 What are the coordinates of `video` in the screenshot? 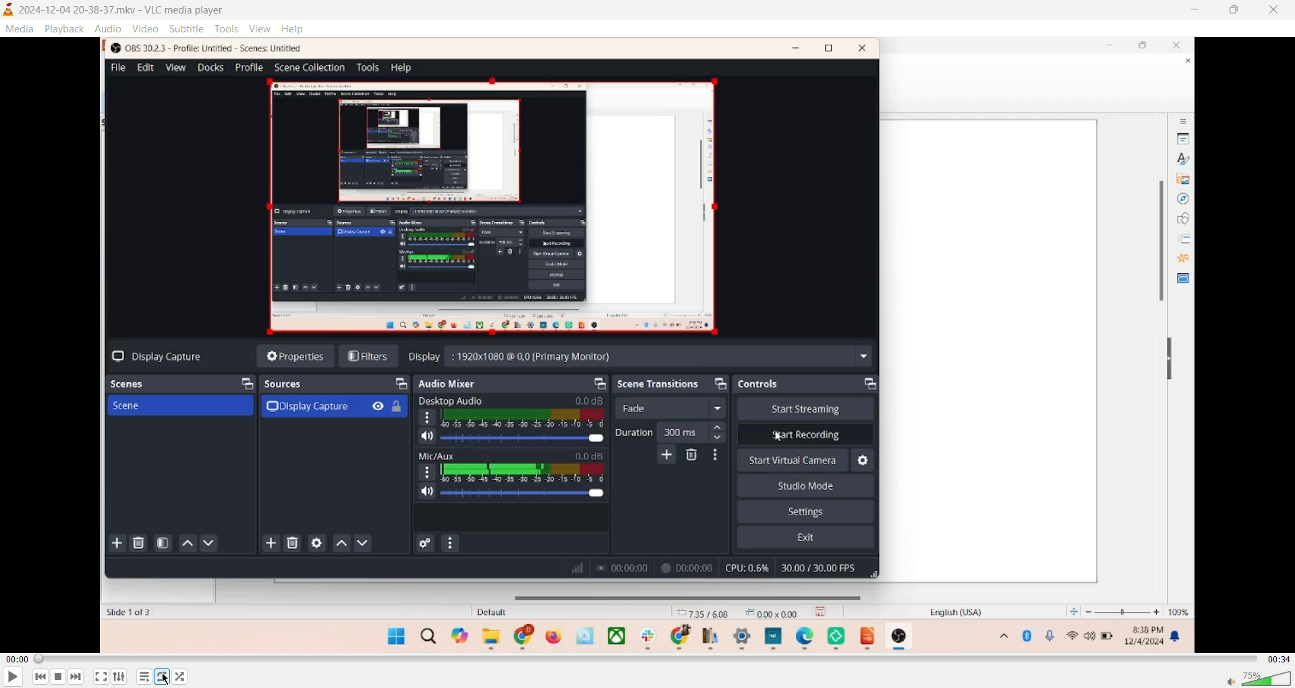 It's located at (145, 28).